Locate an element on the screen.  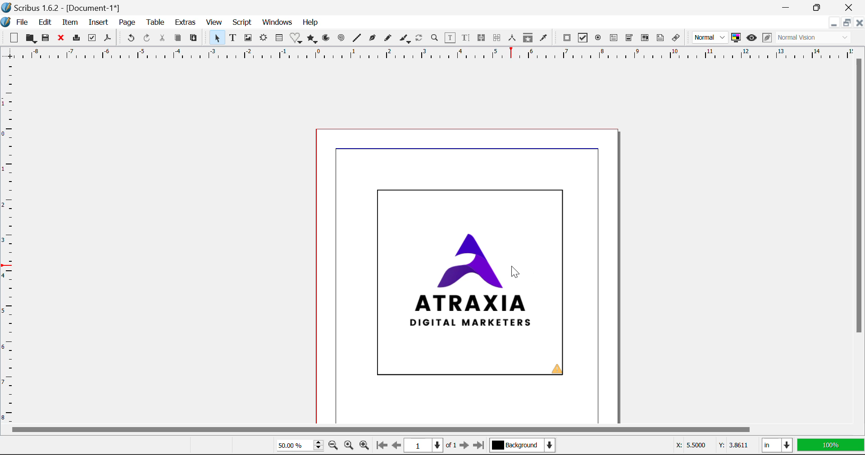
Page is located at coordinates (127, 23).